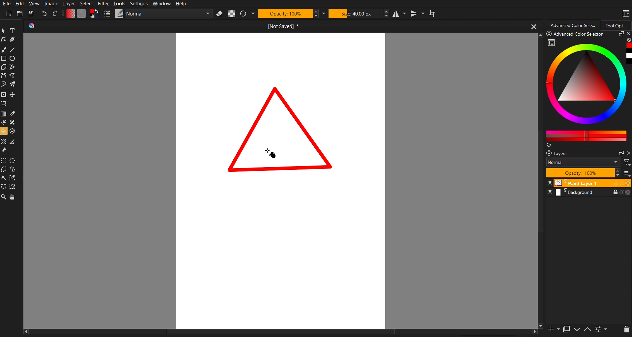 This screenshot has height=337, width=632. Describe the element at coordinates (158, 14) in the screenshot. I see `Brush Settings` at that location.